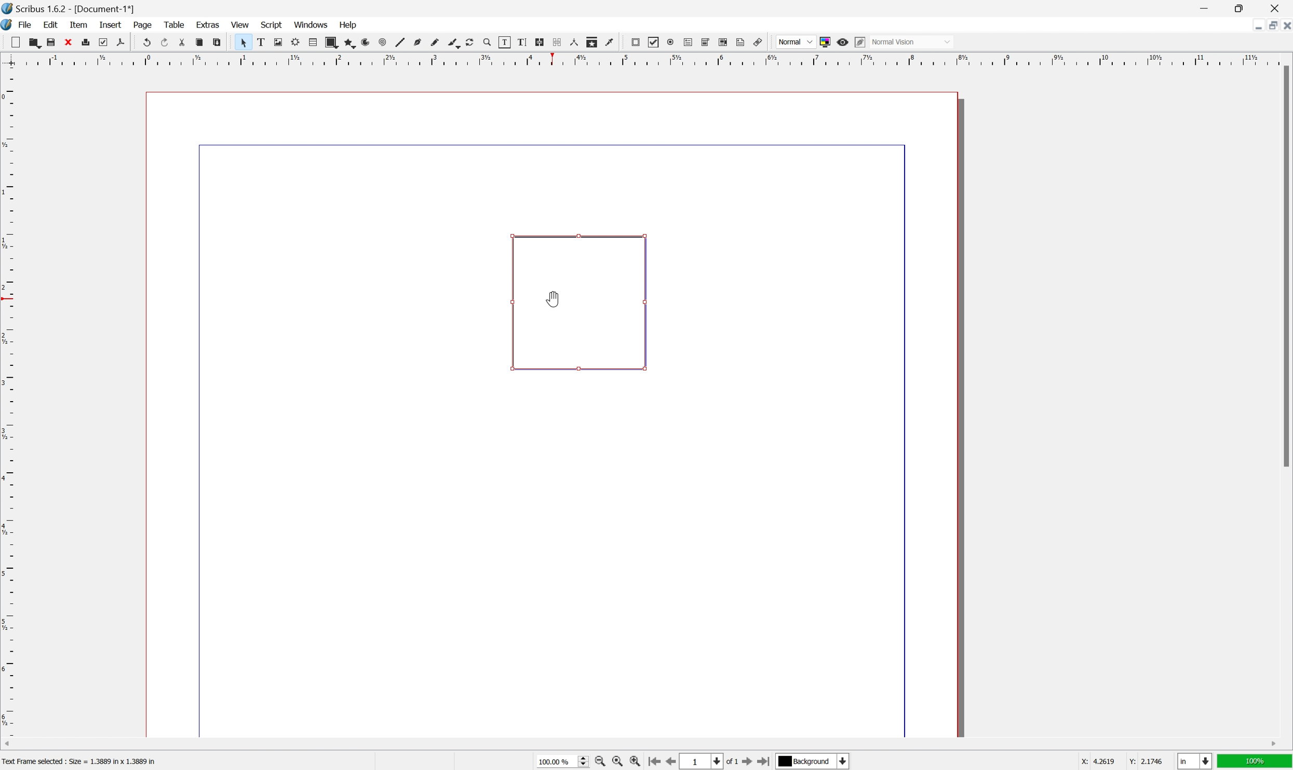 This screenshot has width=1293, height=770. I want to click on go to first page, so click(654, 762).